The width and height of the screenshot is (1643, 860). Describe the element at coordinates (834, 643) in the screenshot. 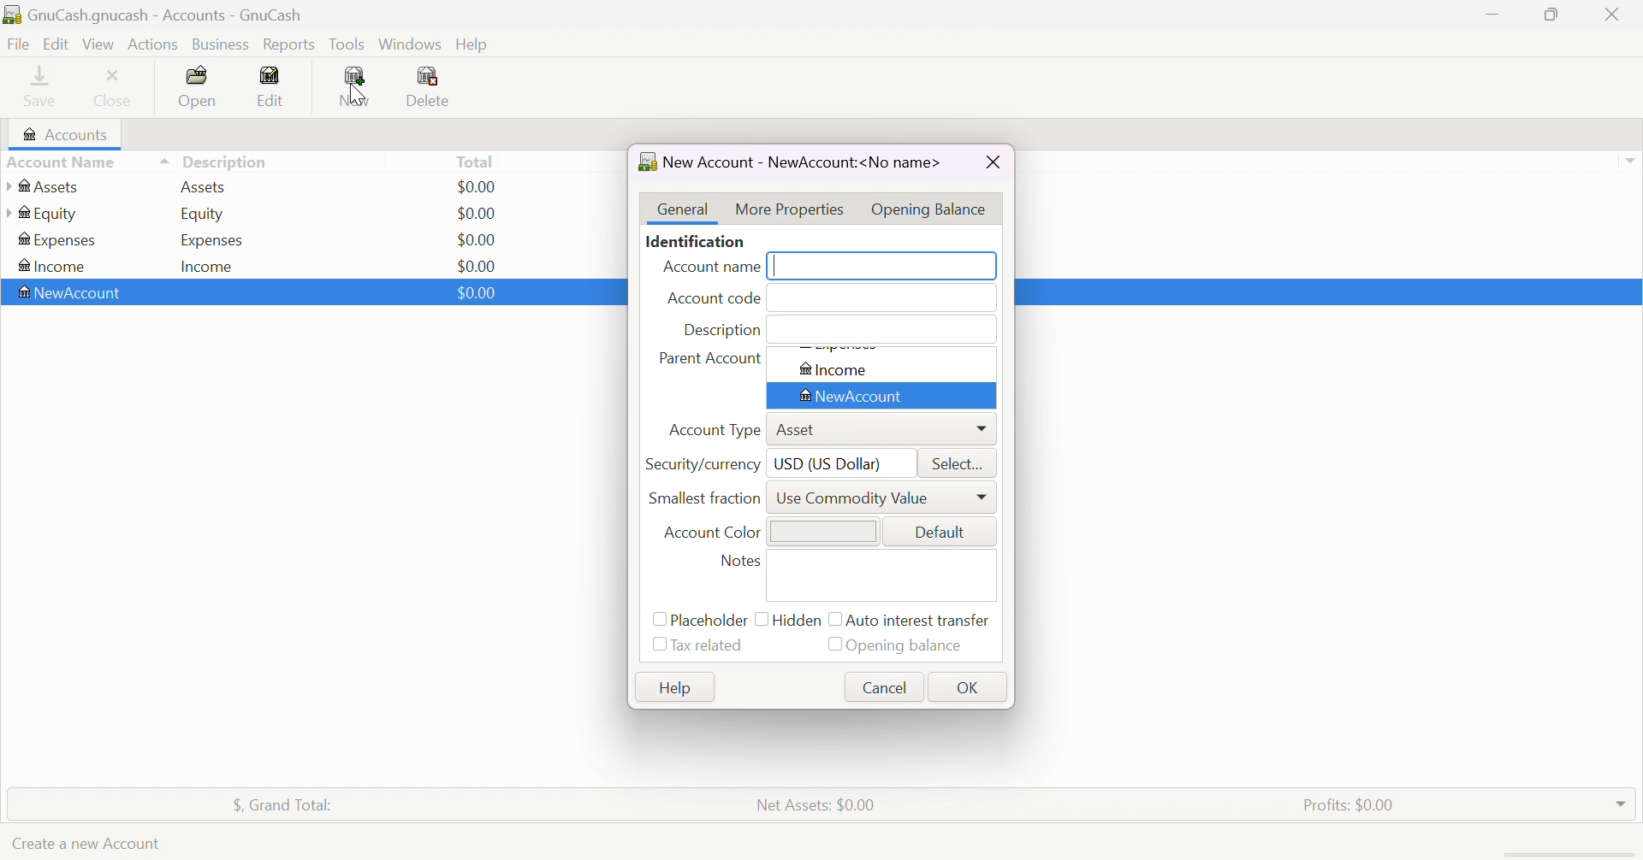

I see `Checkbox` at that location.